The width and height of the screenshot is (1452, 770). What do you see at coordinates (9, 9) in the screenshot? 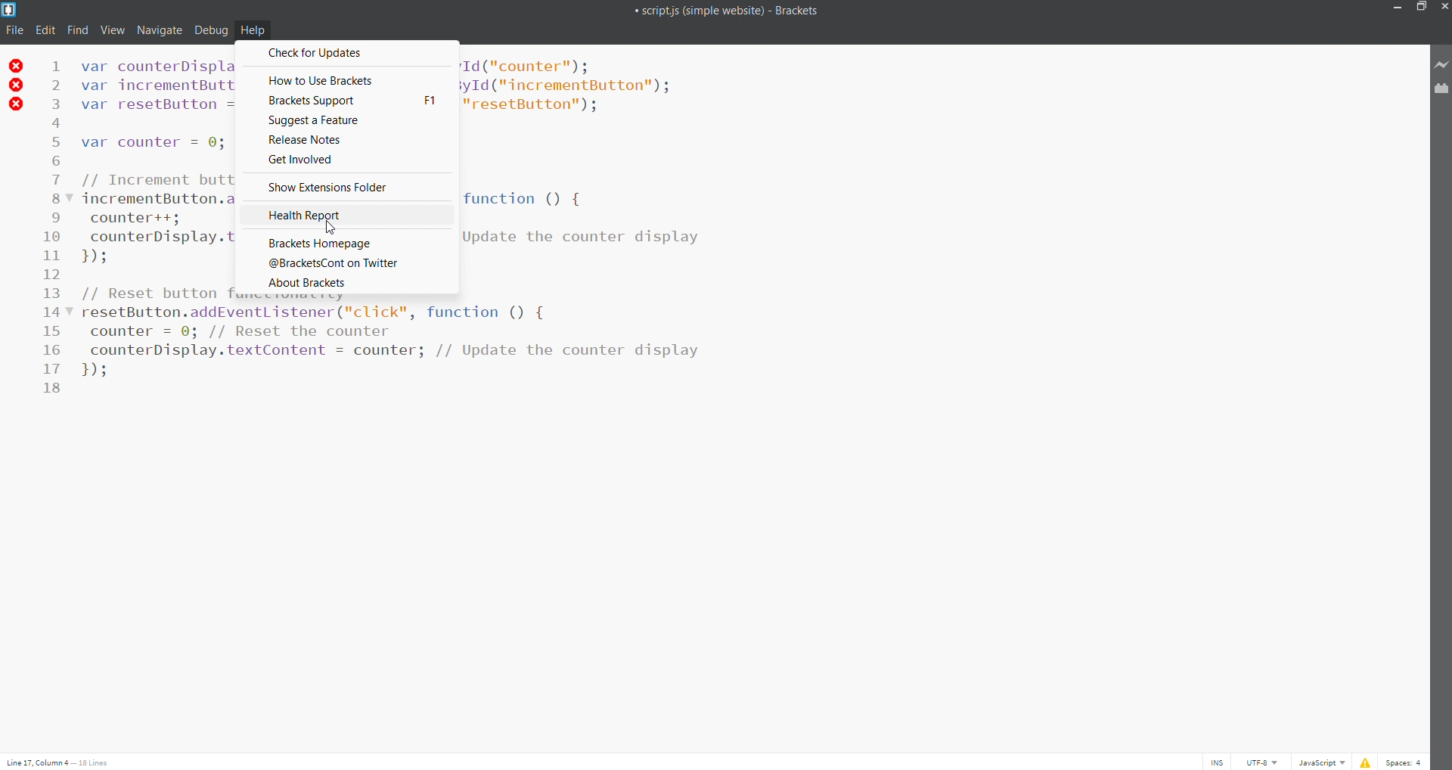
I see `bracket's logo` at bounding box center [9, 9].